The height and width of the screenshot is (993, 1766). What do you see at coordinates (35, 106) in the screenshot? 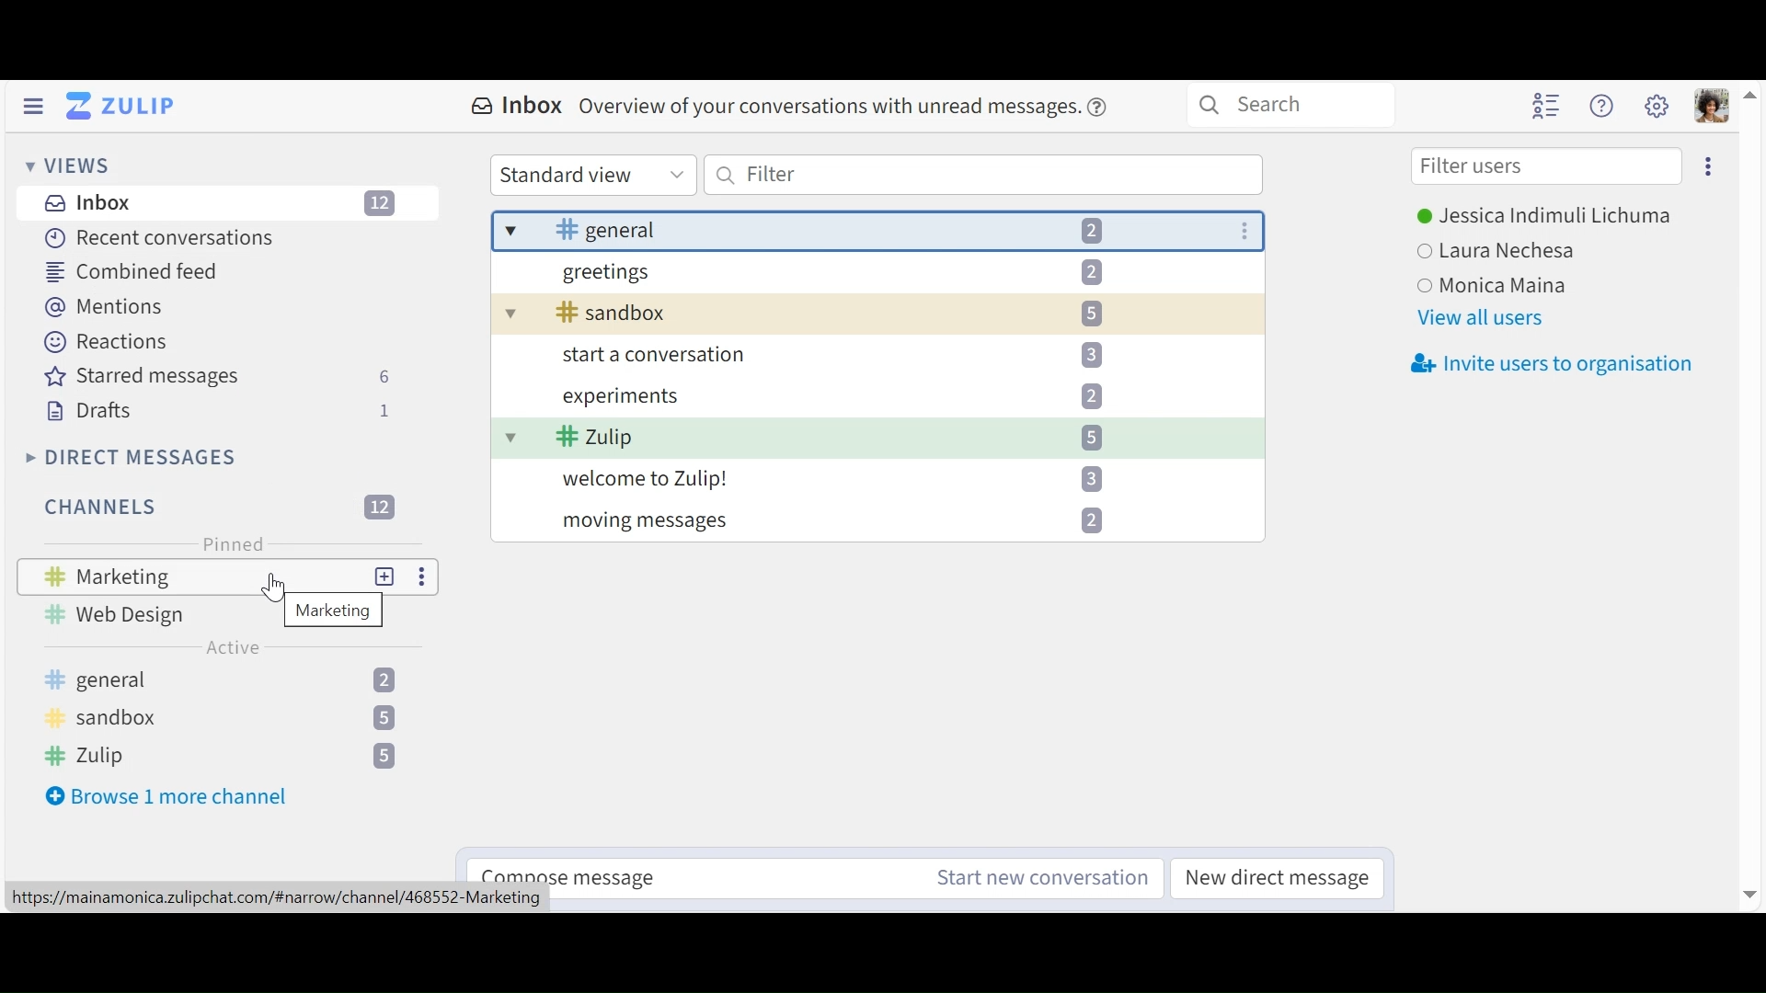
I see `Hide left Sidebar` at bounding box center [35, 106].